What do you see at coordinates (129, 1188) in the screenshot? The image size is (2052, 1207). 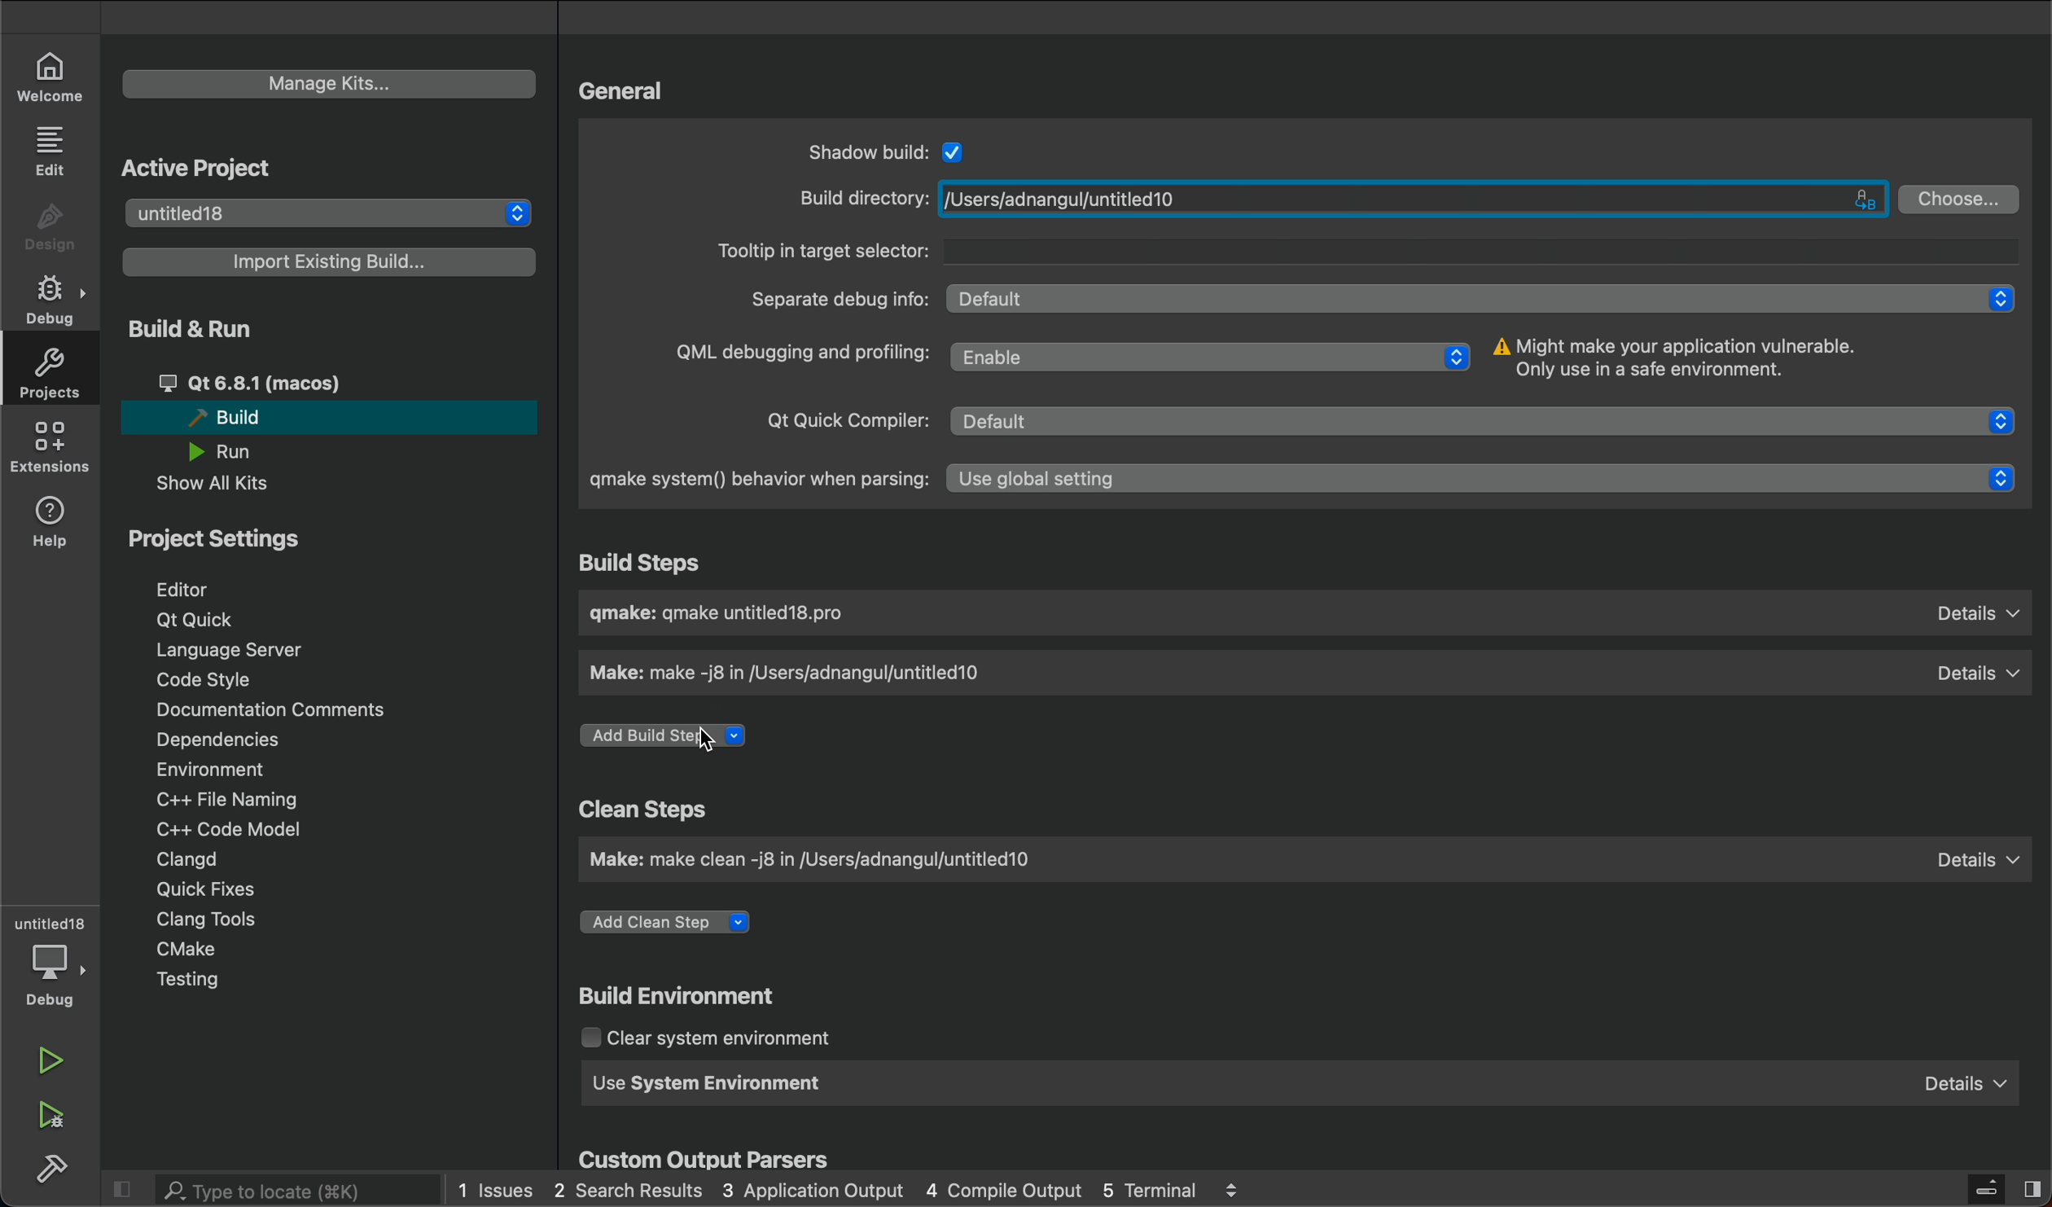 I see `close slidebar` at bounding box center [129, 1188].